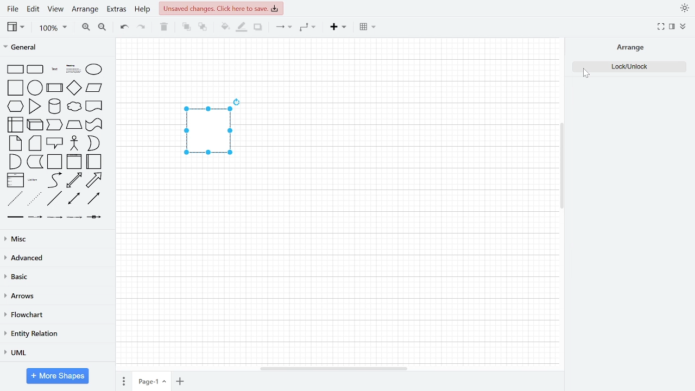  What do you see at coordinates (142, 10) in the screenshot?
I see `help` at bounding box center [142, 10].